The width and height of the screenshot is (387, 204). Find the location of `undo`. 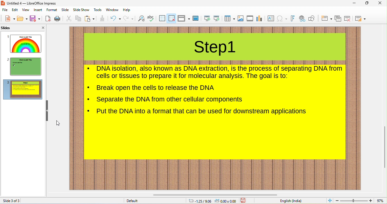

undo is located at coordinates (116, 18).